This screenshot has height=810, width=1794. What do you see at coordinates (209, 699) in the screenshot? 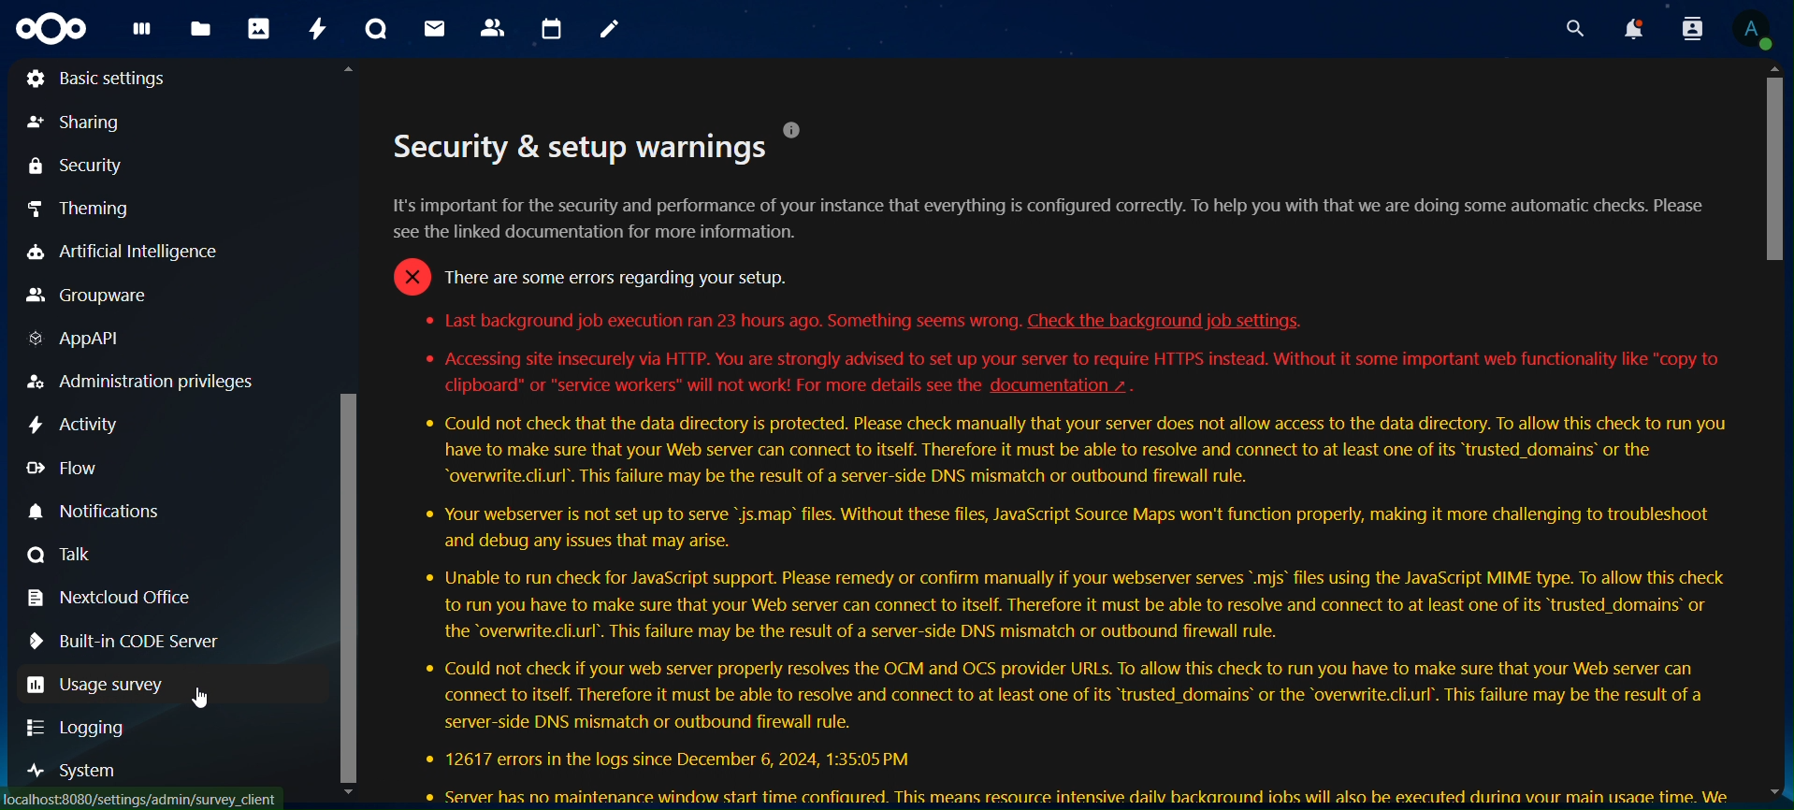
I see `Cursor` at bounding box center [209, 699].